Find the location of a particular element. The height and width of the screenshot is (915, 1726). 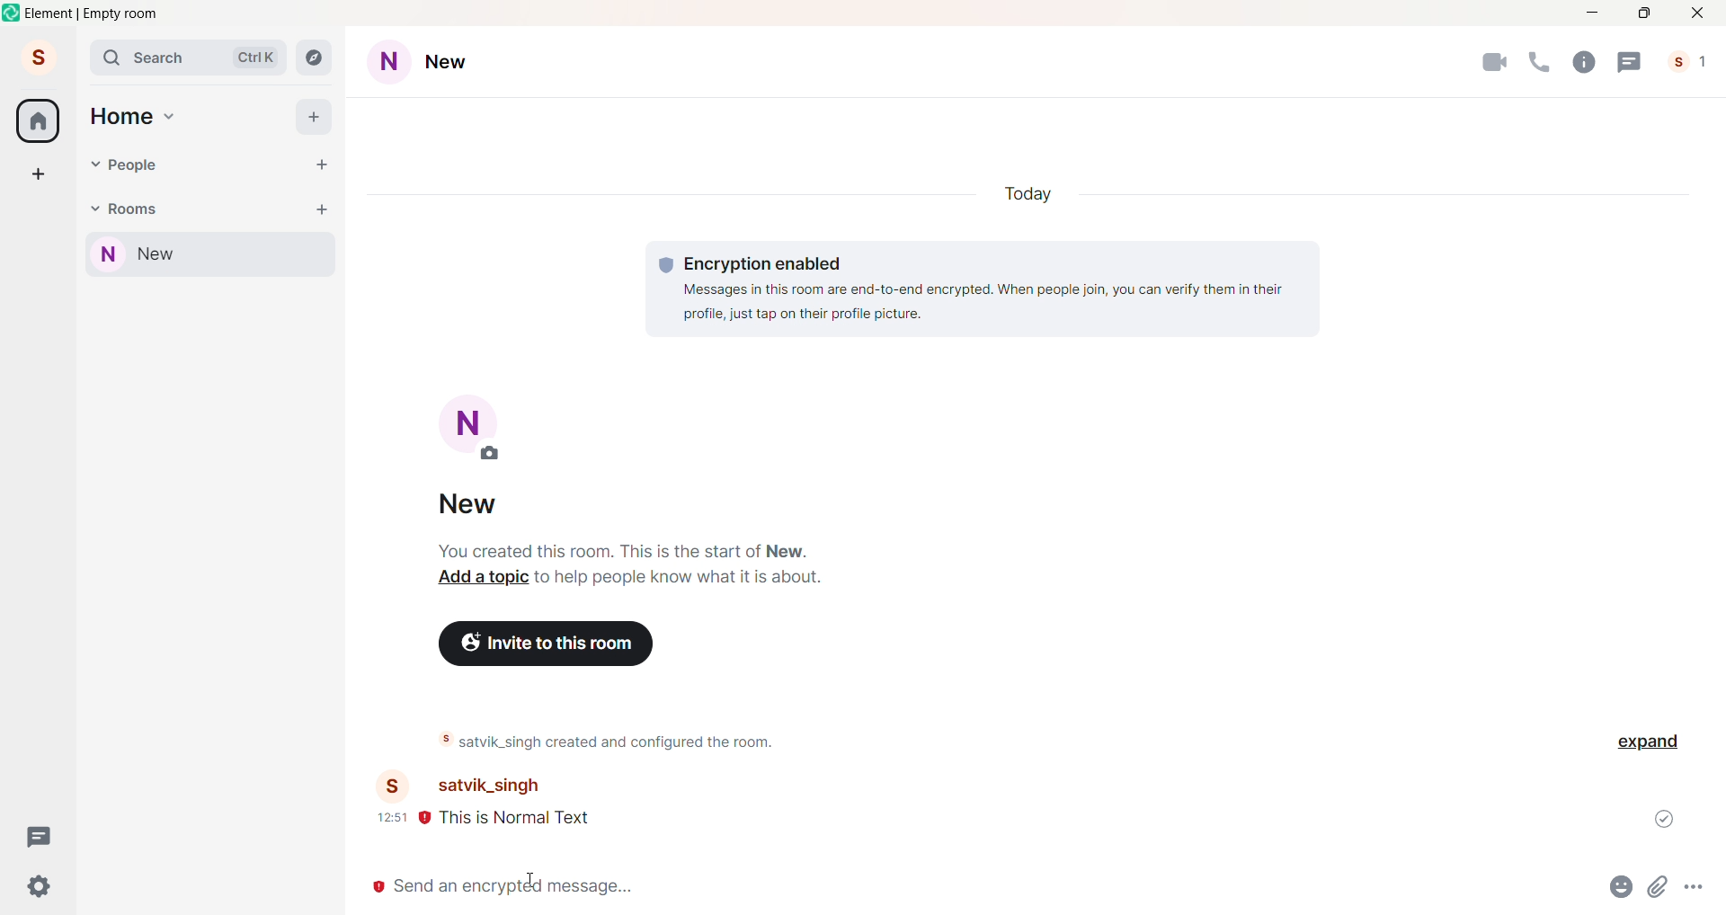

Logo is located at coordinates (13, 13).